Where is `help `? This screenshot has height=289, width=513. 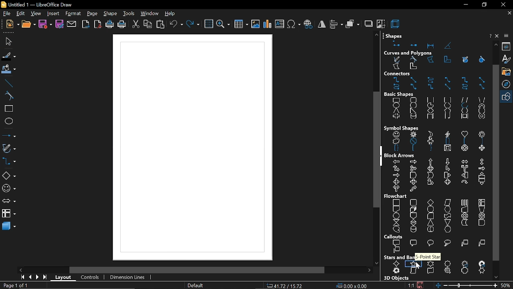
help  is located at coordinates (490, 36).